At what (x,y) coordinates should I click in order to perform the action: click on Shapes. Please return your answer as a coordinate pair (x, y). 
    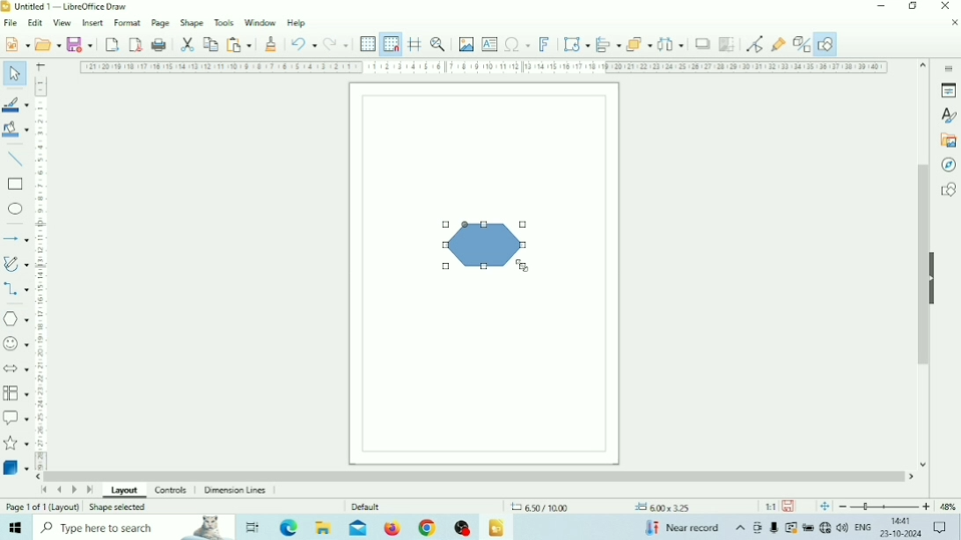
    Looking at the image, I should click on (948, 189).